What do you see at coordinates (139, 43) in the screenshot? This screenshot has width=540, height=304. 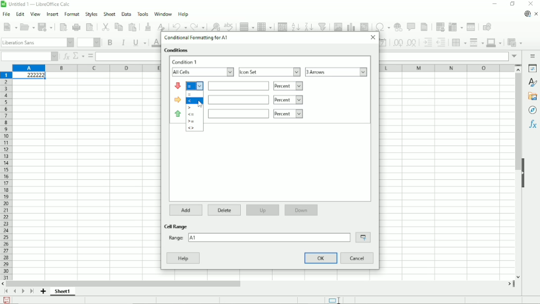 I see `Underline` at bounding box center [139, 43].